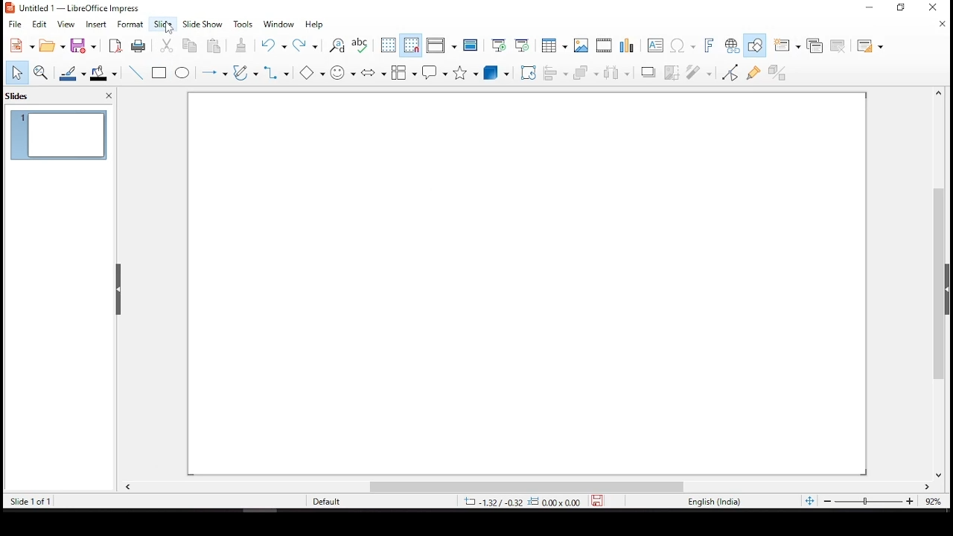 The width and height of the screenshot is (953, 536). Describe the element at coordinates (277, 73) in the screenshot. I see `connectors` at that location.